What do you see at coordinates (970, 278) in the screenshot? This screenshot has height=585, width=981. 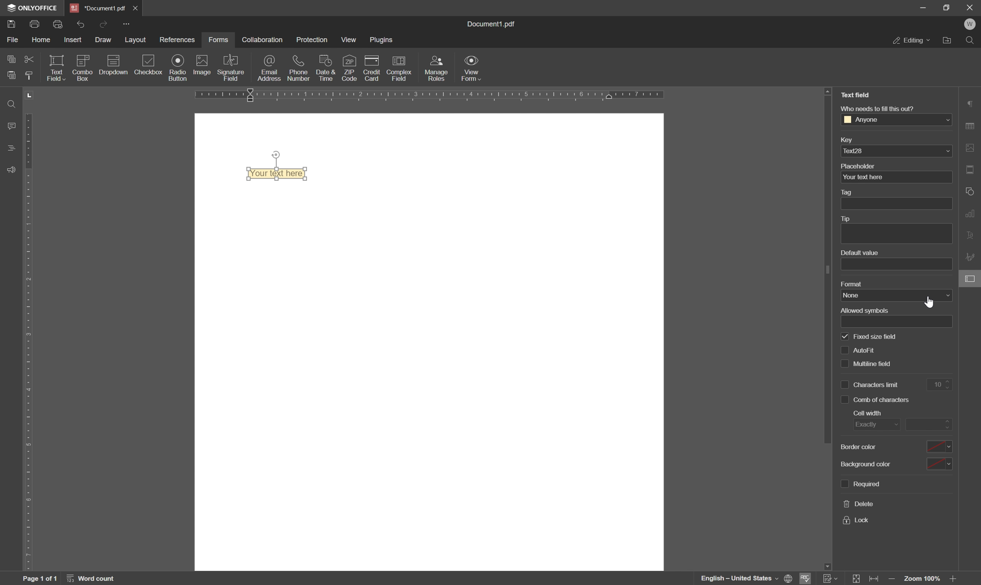 I see `form settings` at bounding box center [970, 278].